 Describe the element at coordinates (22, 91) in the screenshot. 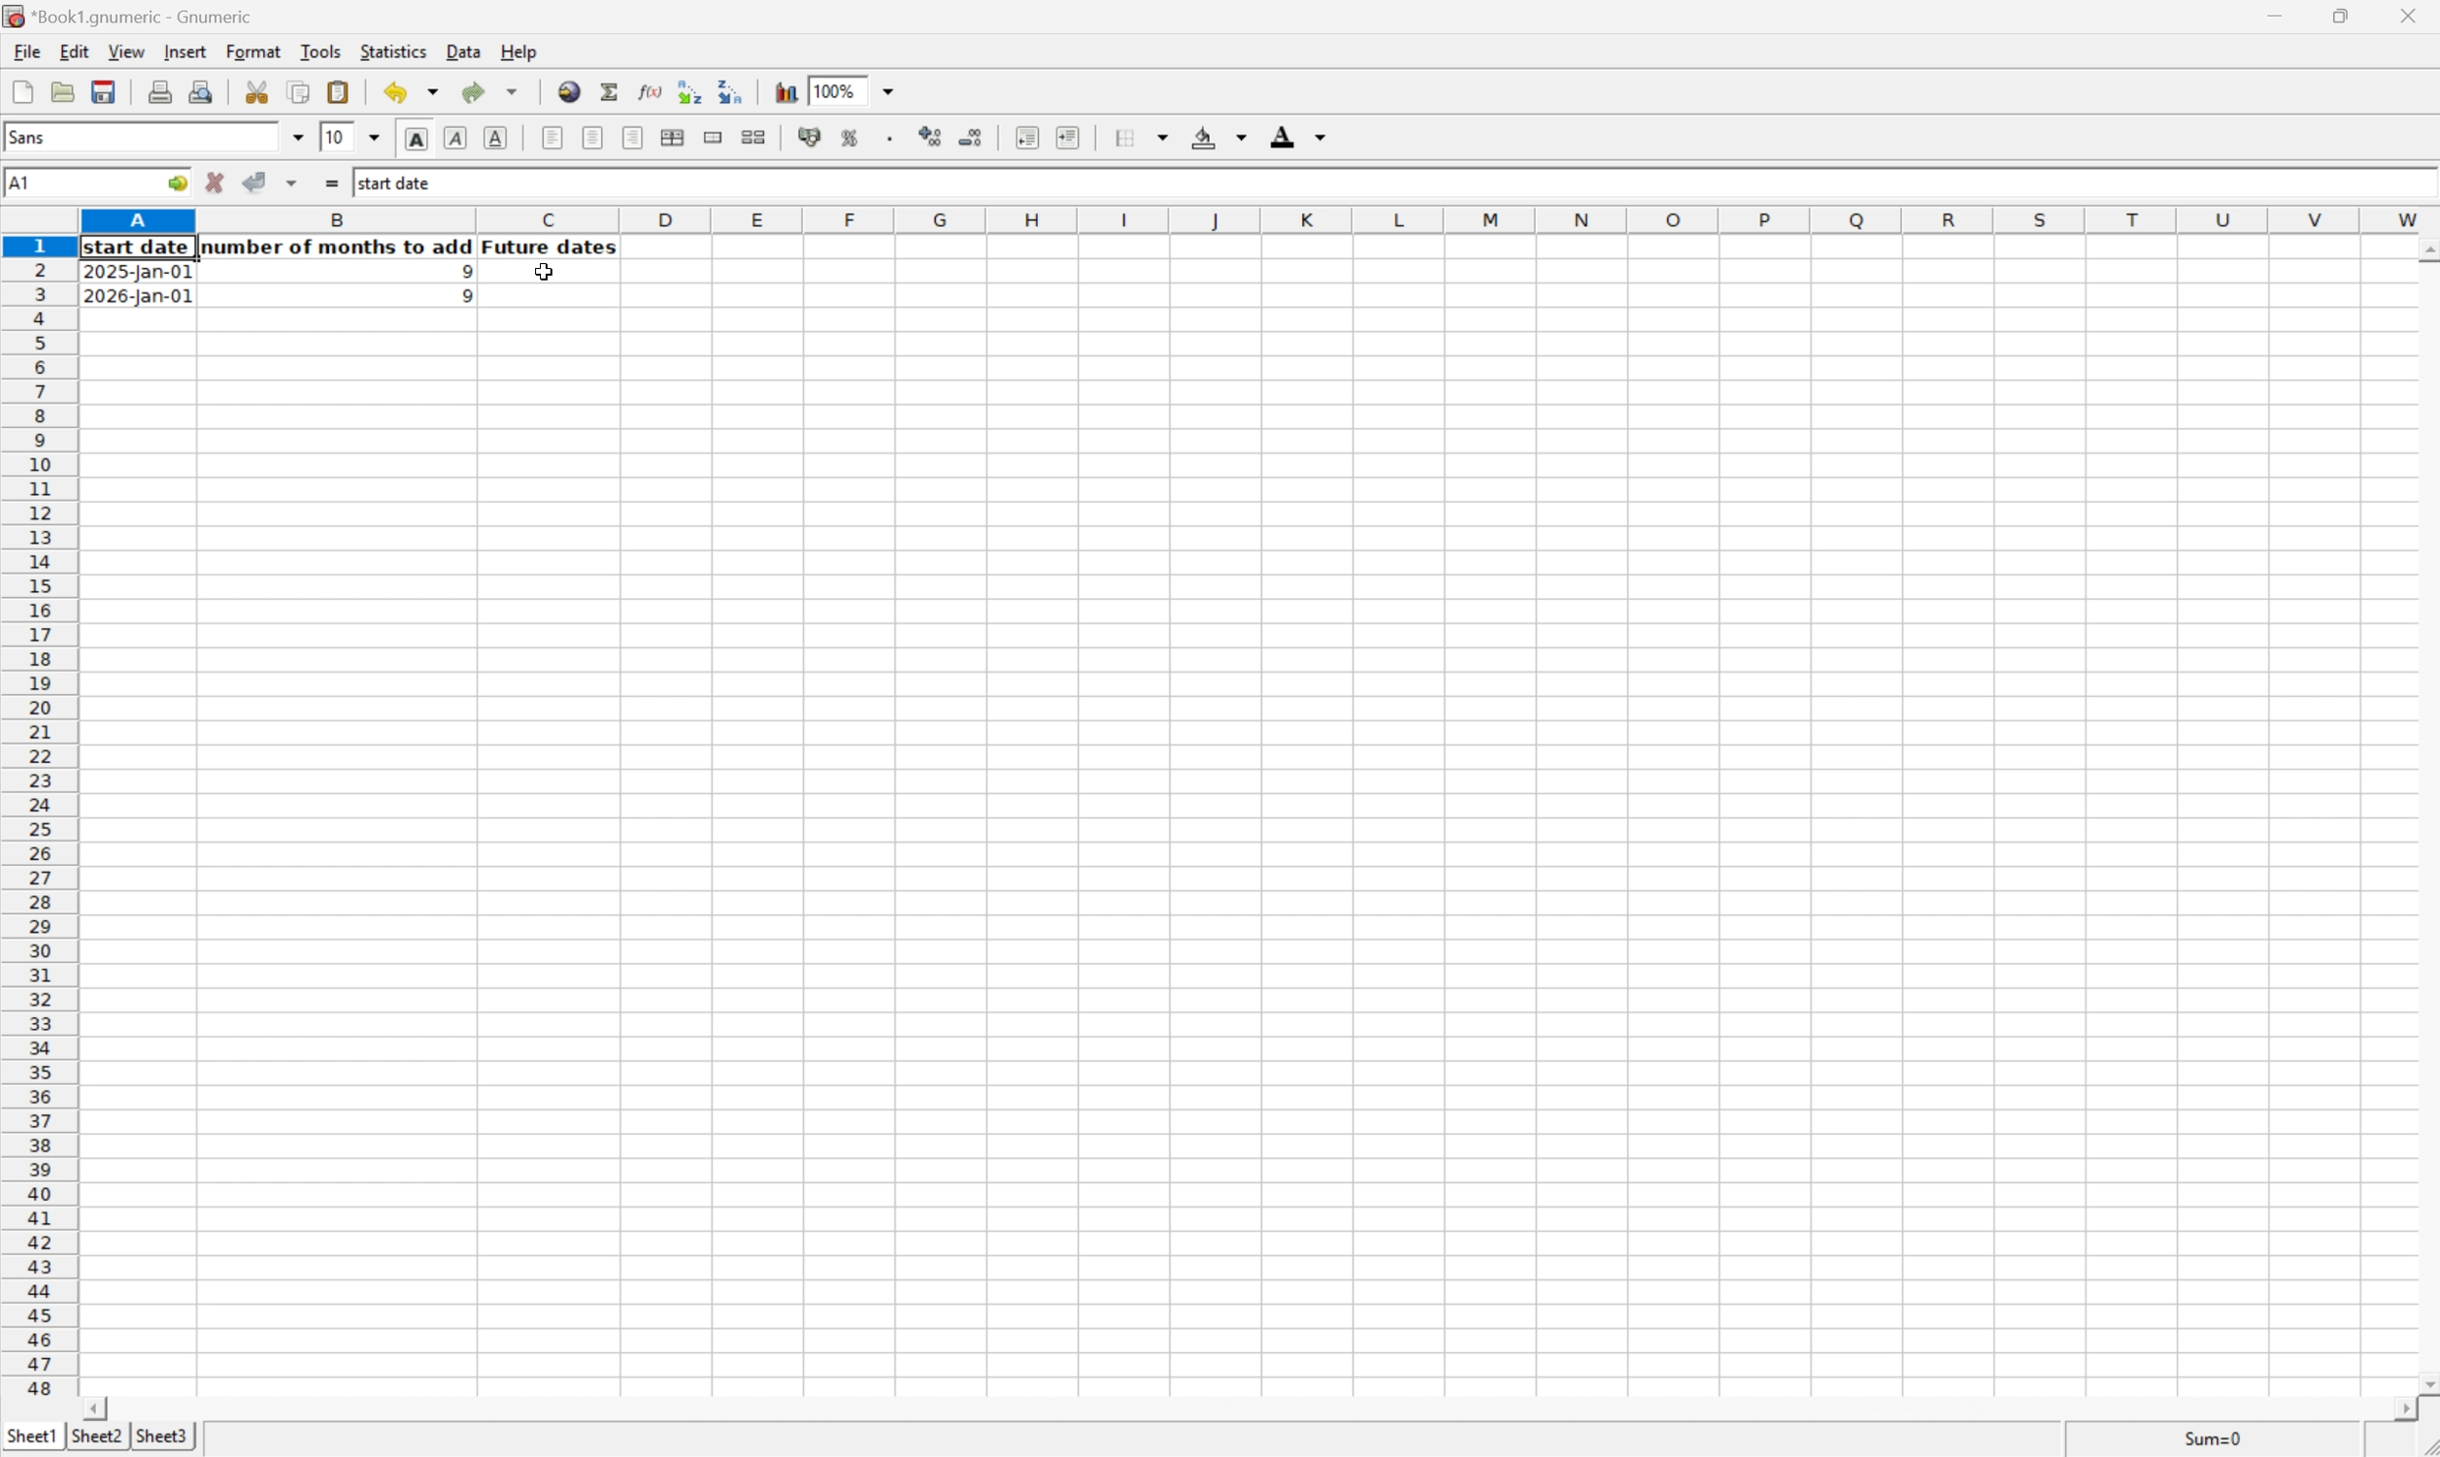

I see `Create new workbook` at that location.